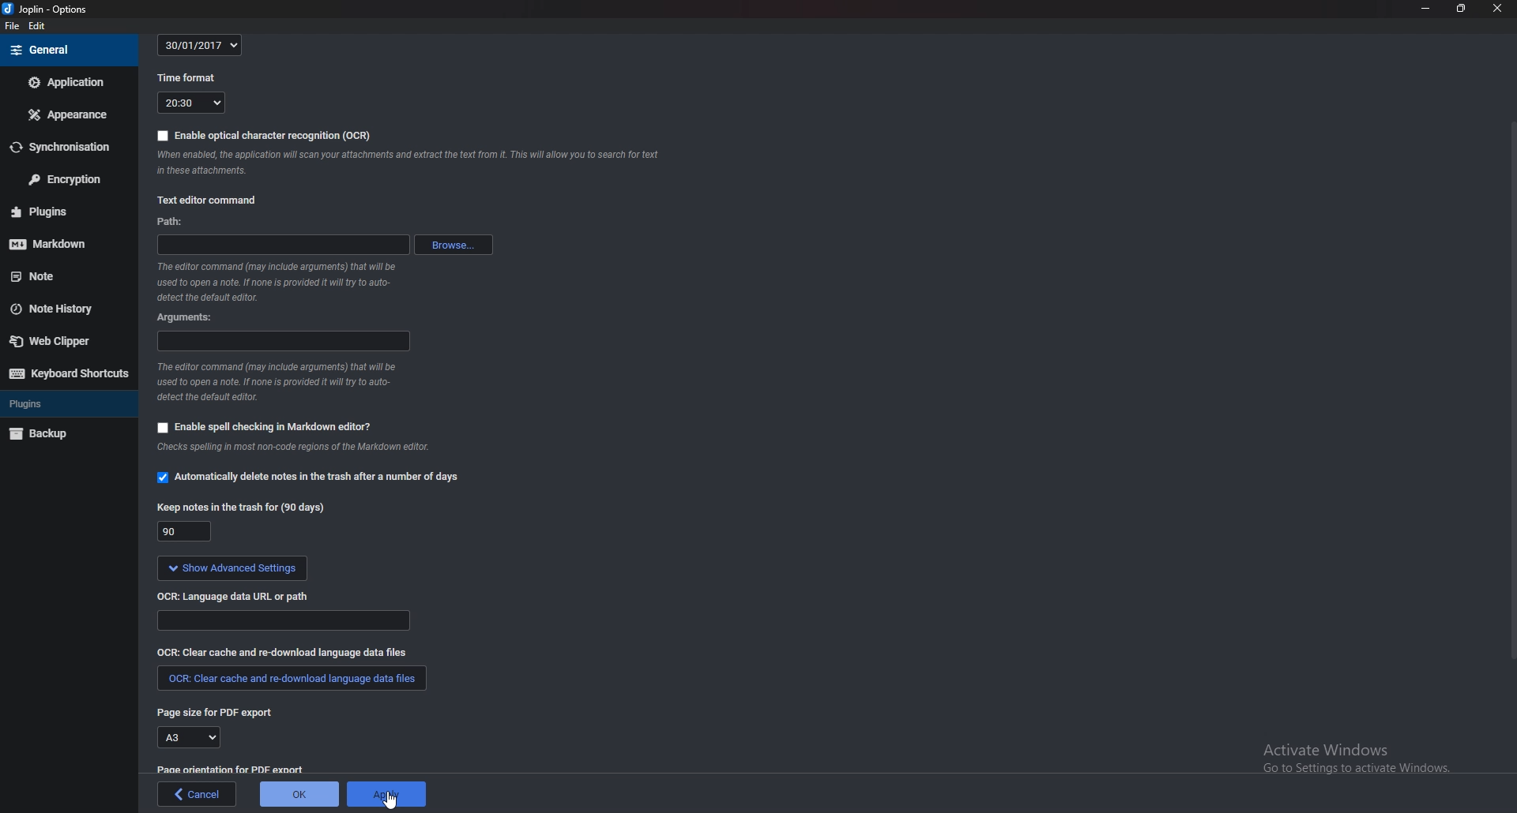  Describe the element at coordinates (300, 792) in the screenshot. I see `ok` at that location.